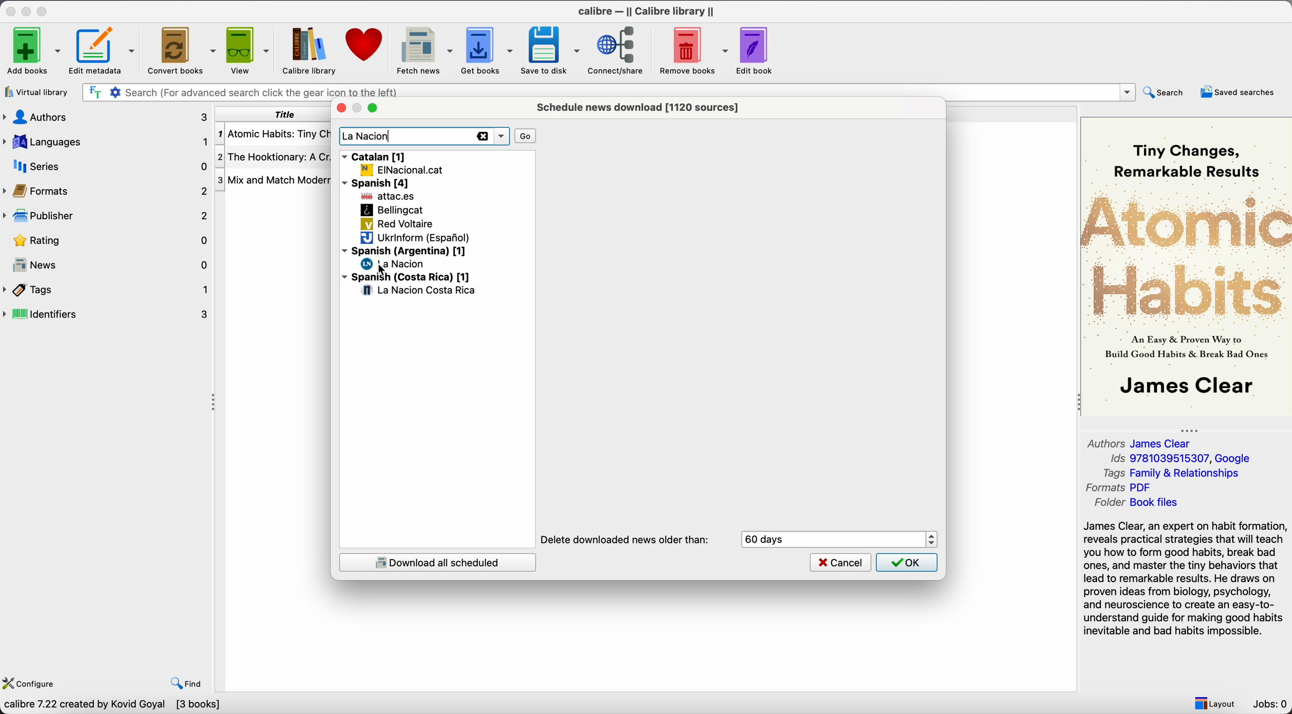  Describe the element at coordinates (36, 92) in the screenshot. I see `virtual library` at that location.